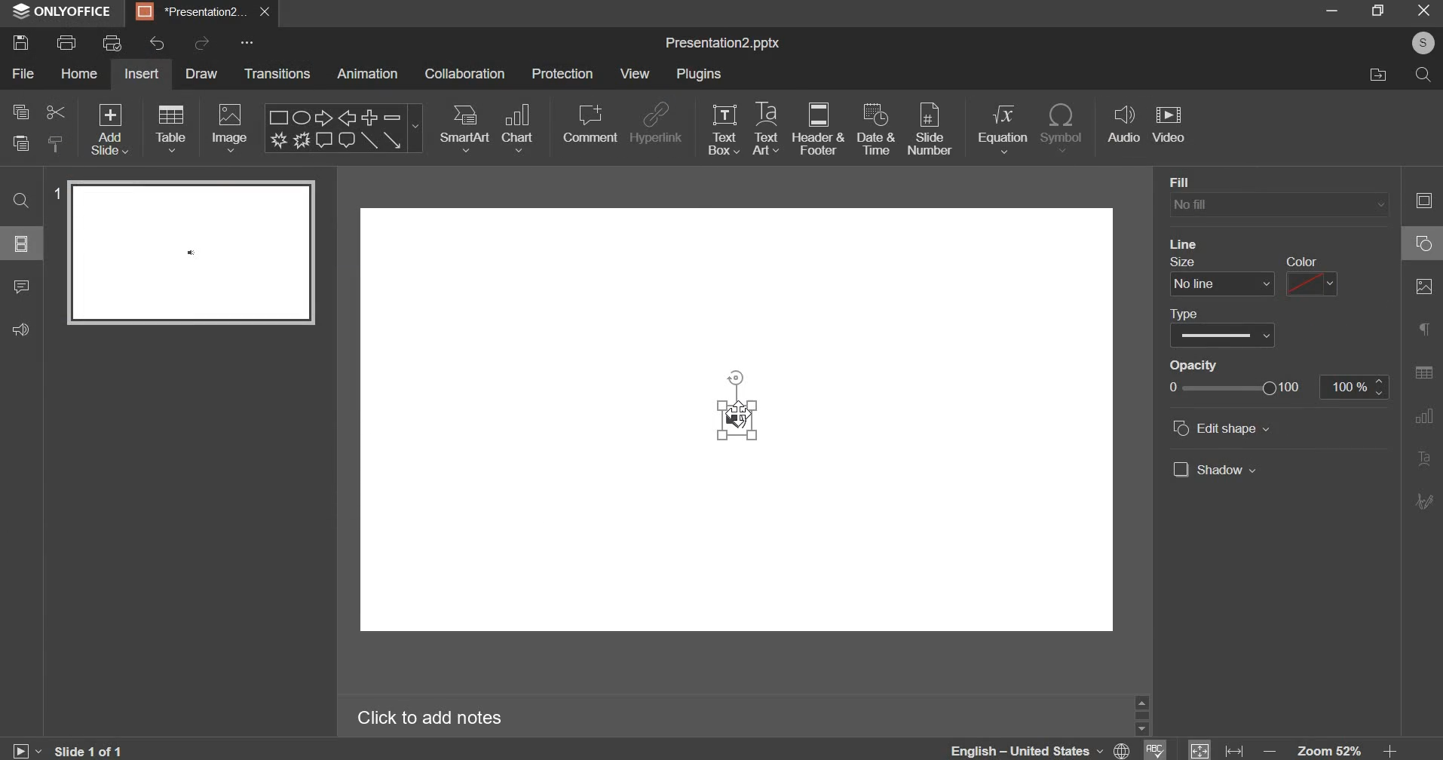 Image resolution: width=1443 pixels, height=760 pixels. Describe the element at coordinates (1221, 427) in the screenshot. I see `edit shape` at that location.